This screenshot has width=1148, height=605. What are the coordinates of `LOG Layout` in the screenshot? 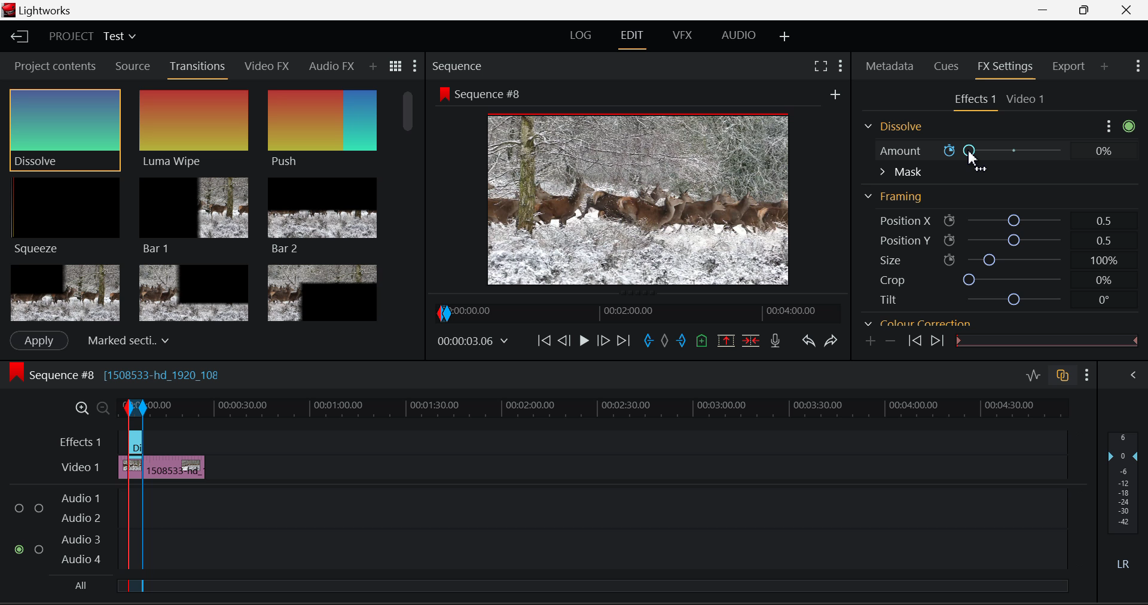 It's located at (581, 38).